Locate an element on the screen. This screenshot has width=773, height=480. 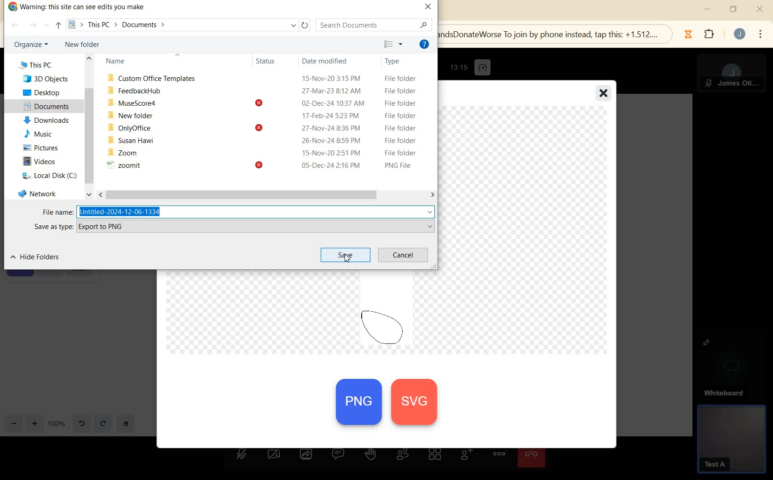
WARNING: THIS SITECAN SEE EDITS YOU MAKE is located at coordinates (78, 7).